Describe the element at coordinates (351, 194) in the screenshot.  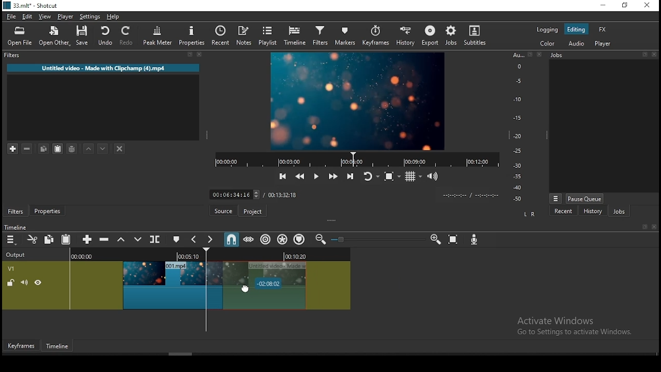
I see `` at that location.